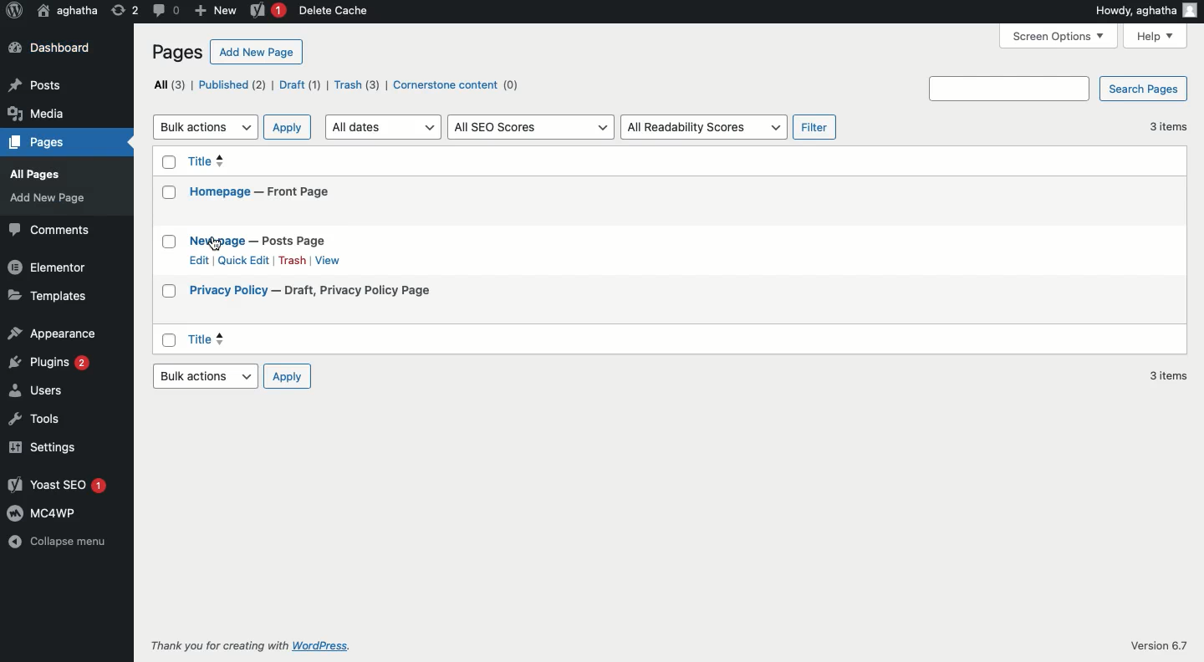 This screenshot has height=662, width=1204. Describe the element at coordinates (287, 377) in the screenshot. I see `Apply` at that location.